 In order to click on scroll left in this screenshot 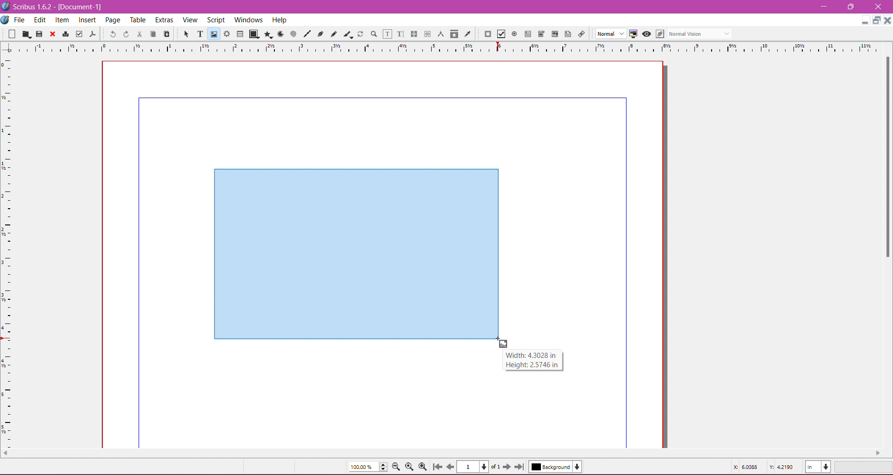, I will do `click(6, 451)`.